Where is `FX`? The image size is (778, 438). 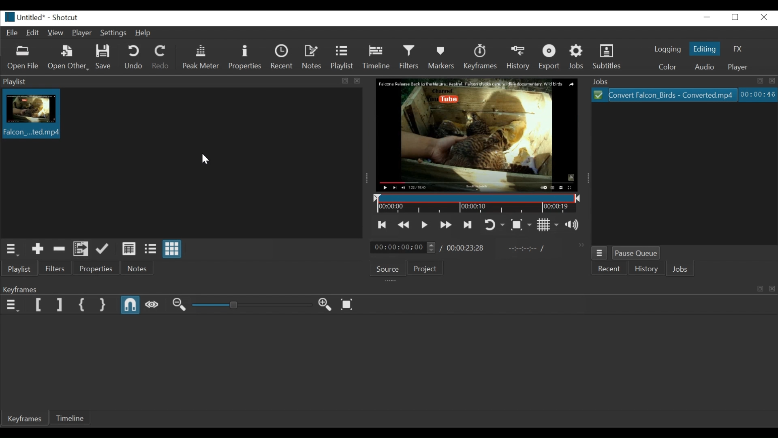 FX is located at coordinates (736, 49).